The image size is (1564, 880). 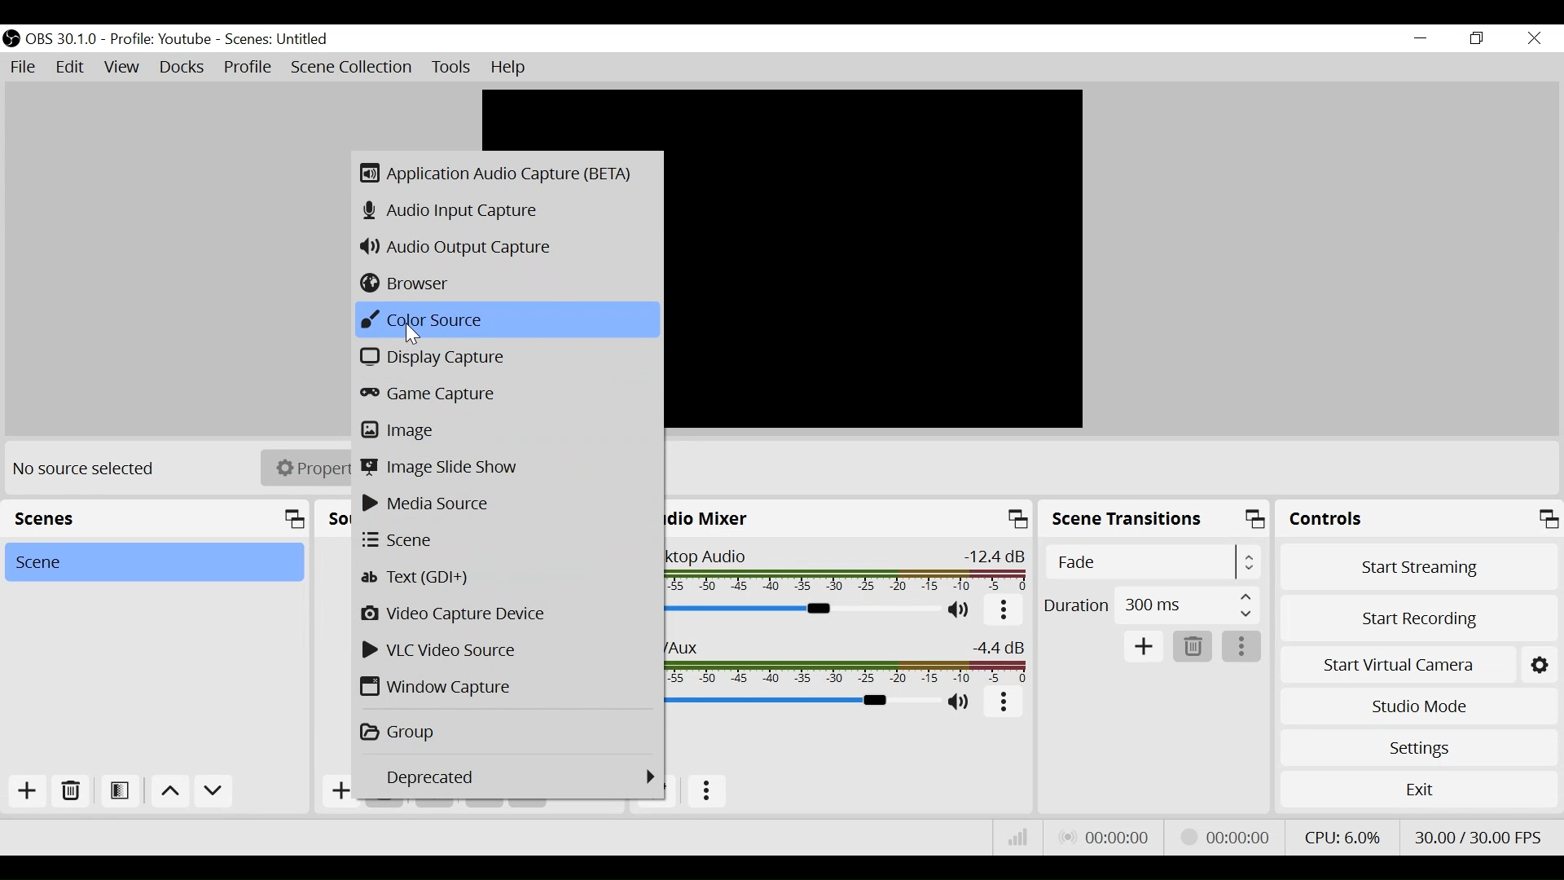 I want to click on Frame Per Second, so click(x=1478, y=834).